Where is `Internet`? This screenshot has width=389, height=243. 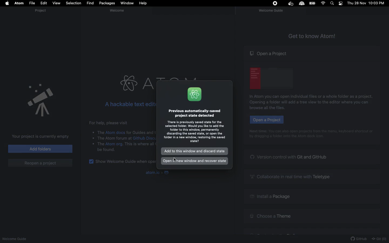 Internet is located at coordinates (324, 3).